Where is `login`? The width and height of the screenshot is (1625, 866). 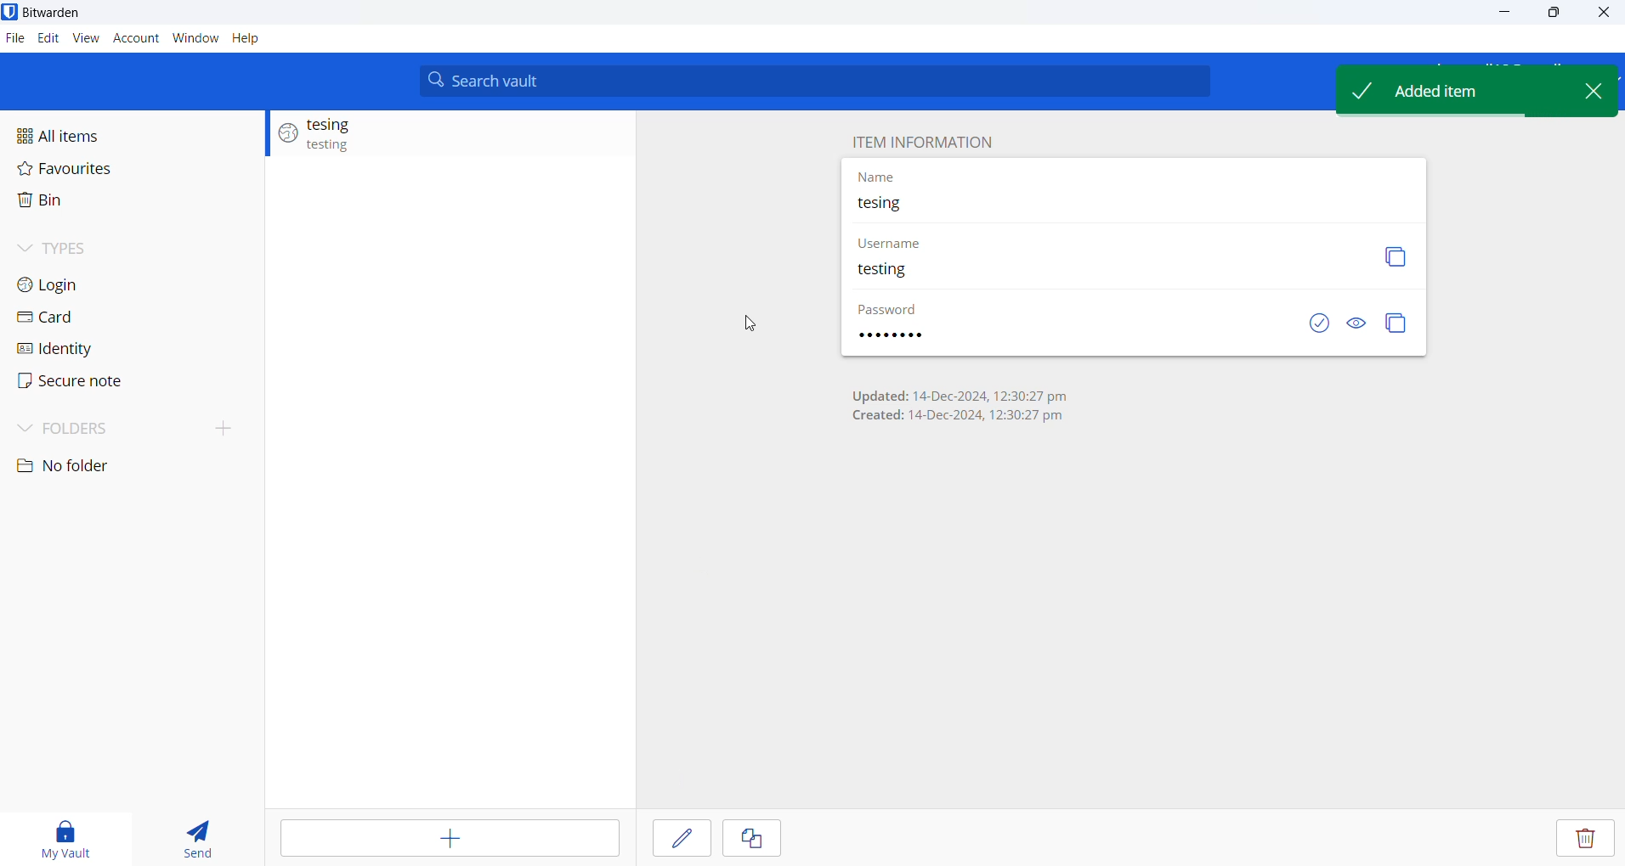
login is located at coordinates (76, 284).